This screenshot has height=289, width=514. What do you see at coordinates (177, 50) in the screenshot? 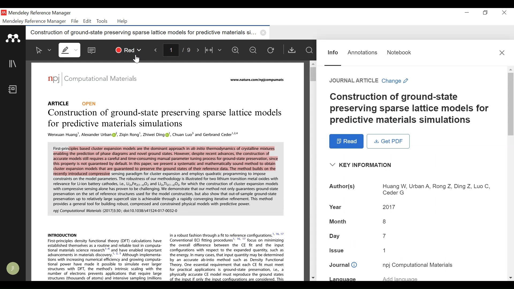
I see `1/9` at bounding box center [177, 50].